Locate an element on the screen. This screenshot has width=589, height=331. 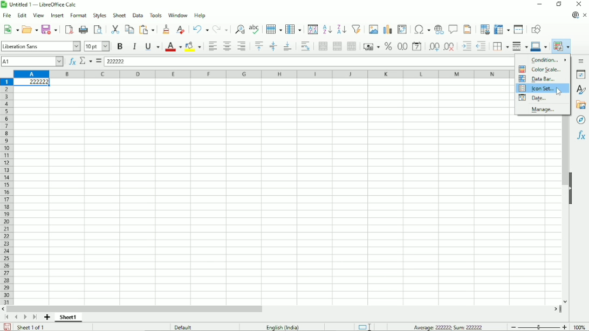
Add decimal place is located at coordinates (433, 47).